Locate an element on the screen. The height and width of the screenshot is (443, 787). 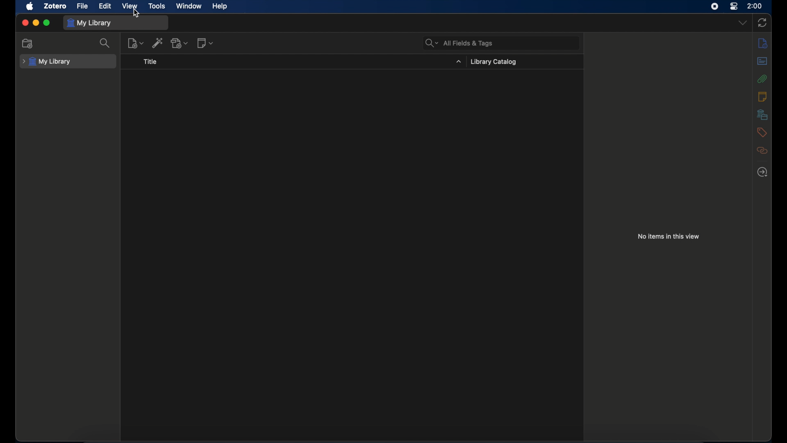
cursor is located at coordinates (137, 13).